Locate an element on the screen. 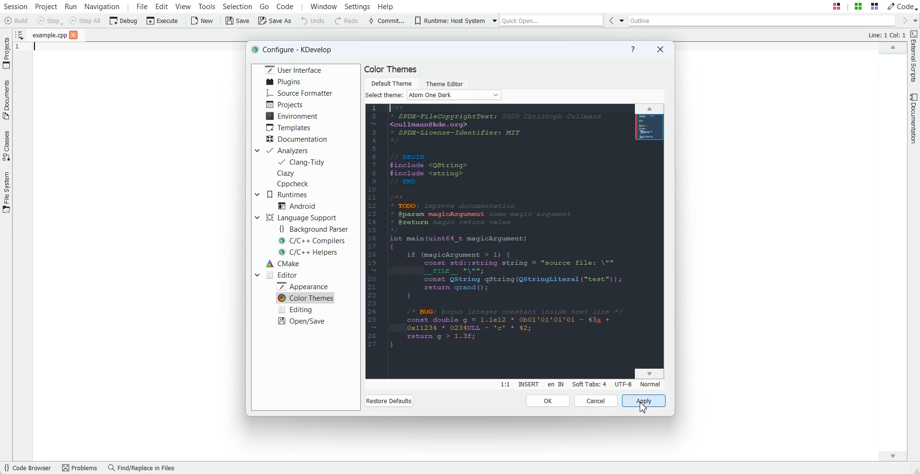 This screenshot has width=920, height=474. OK is located at coordinates (548, 401).